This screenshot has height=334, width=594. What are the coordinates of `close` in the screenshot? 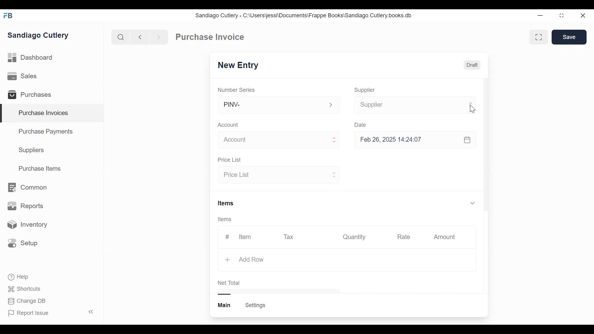 It's located at (582, 16).